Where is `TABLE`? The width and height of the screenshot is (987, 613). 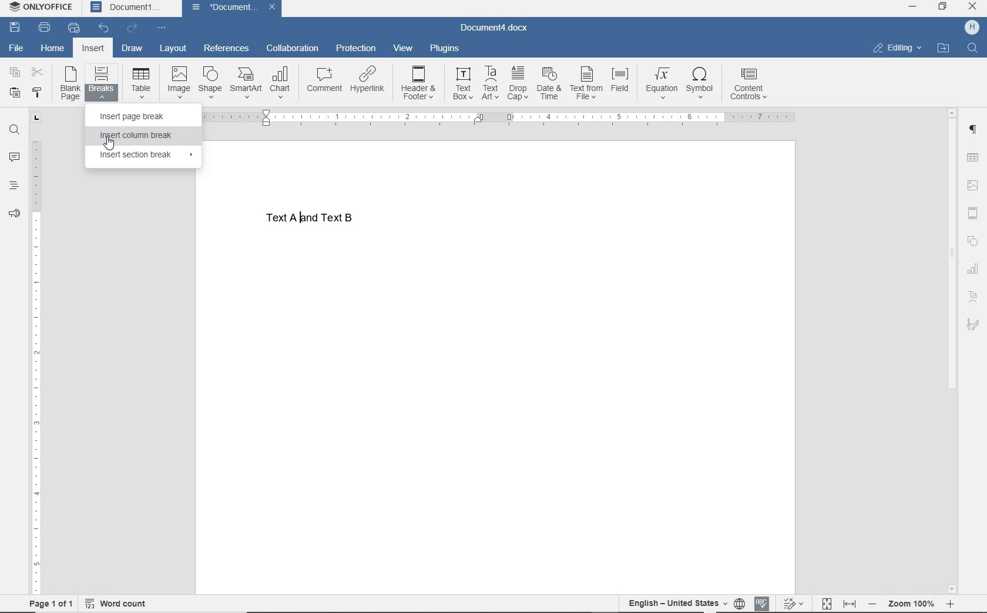
TABLE is located at coordinates (140, 86).